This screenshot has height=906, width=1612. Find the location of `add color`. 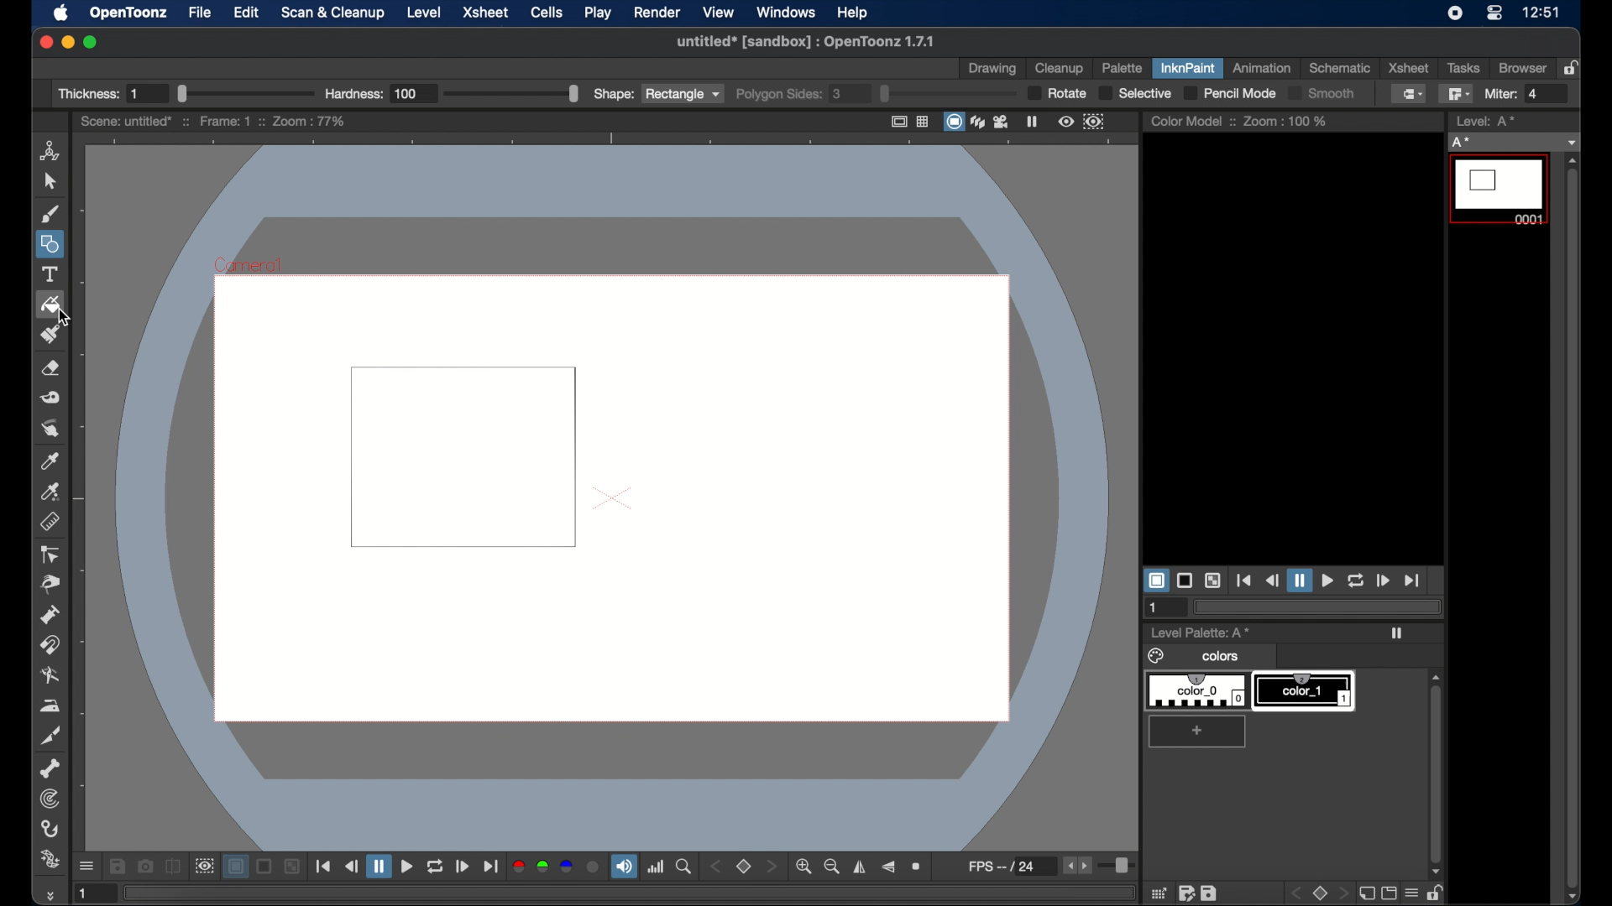

add color is located at coordinates (1199, 732).